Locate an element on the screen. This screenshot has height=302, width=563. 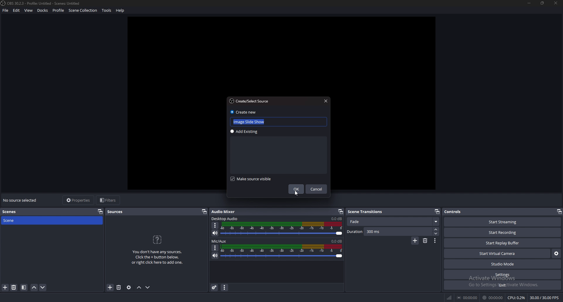
volume adjust is located at coordinates (282, 229).